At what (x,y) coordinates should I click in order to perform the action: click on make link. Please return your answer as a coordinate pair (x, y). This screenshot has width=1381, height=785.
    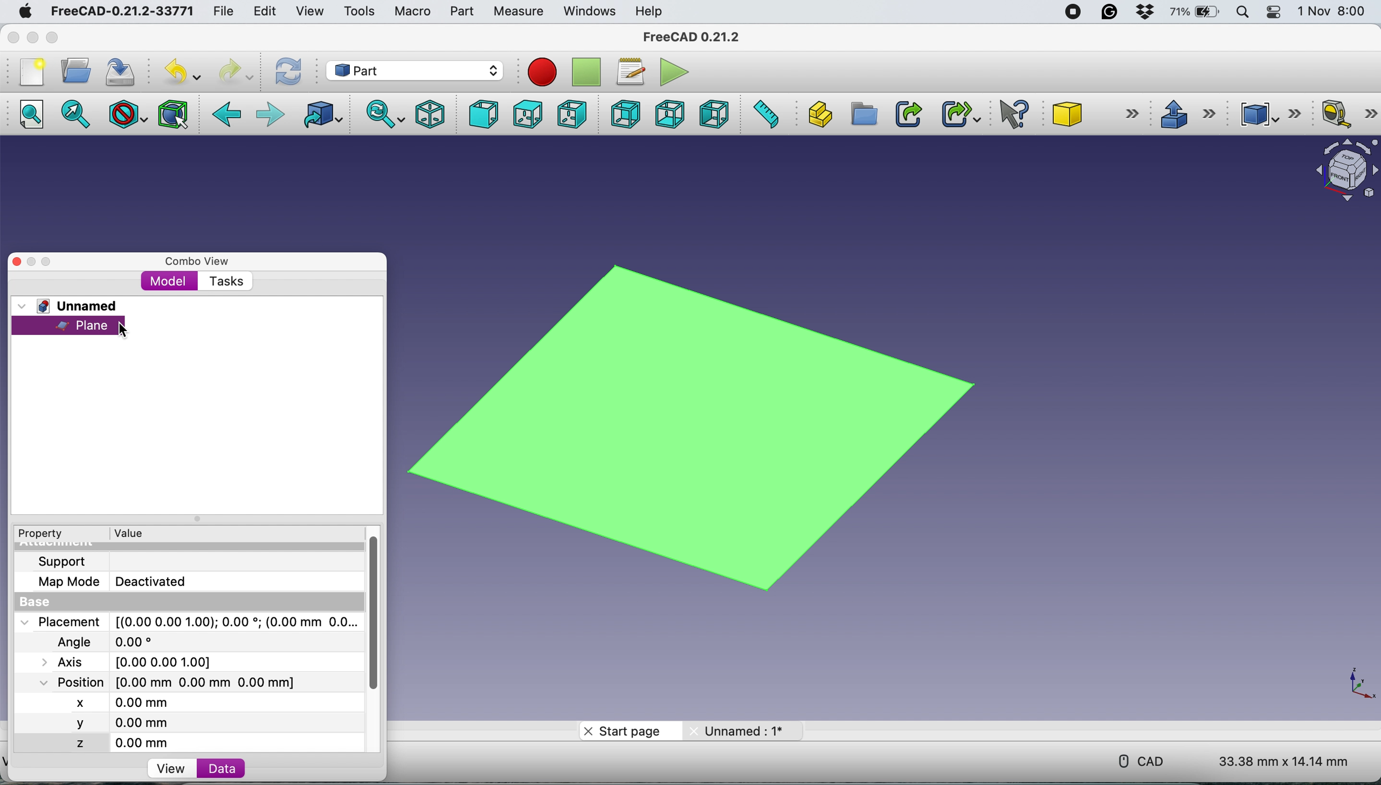
    Looking at the image, I should click on (909, 115).